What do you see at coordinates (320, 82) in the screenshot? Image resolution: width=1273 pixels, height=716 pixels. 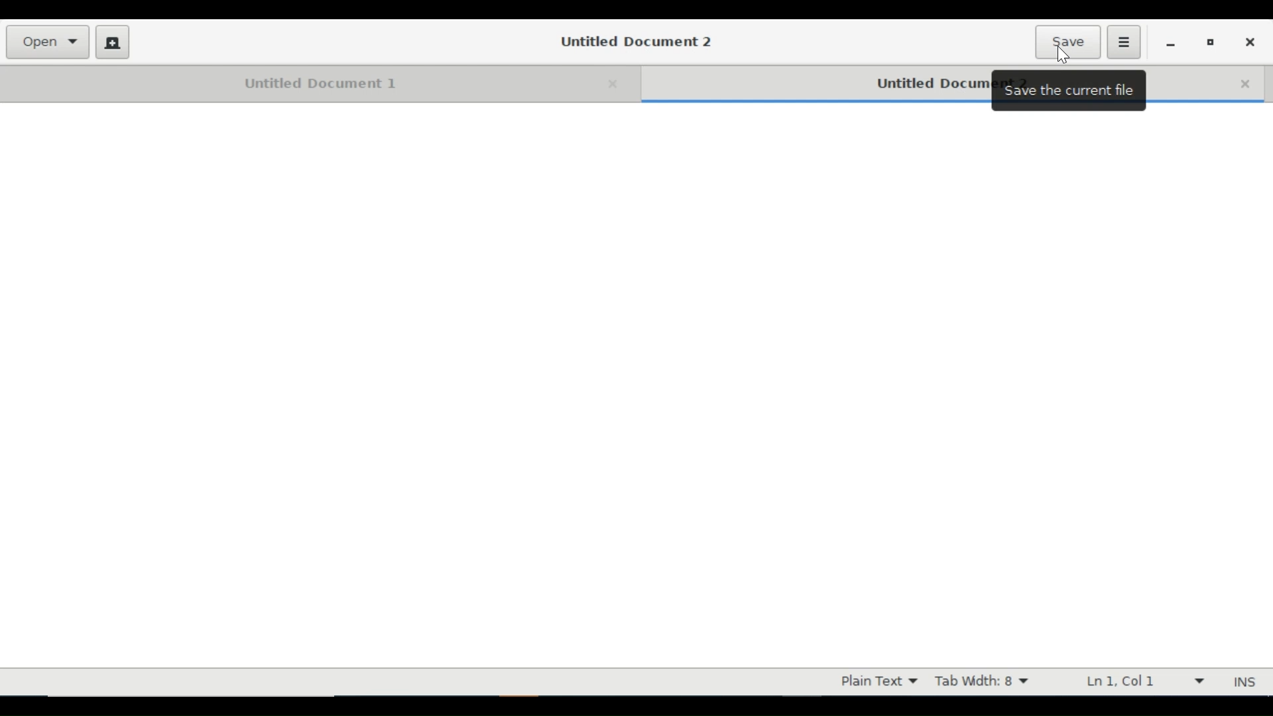 I see `Untitled Document 1 ` at bounding box center [320, 82].